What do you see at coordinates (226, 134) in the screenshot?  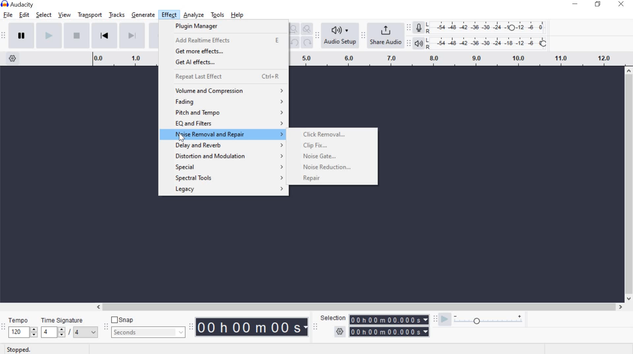 I see `noise removal and repair` at bounding box center [226, 134].